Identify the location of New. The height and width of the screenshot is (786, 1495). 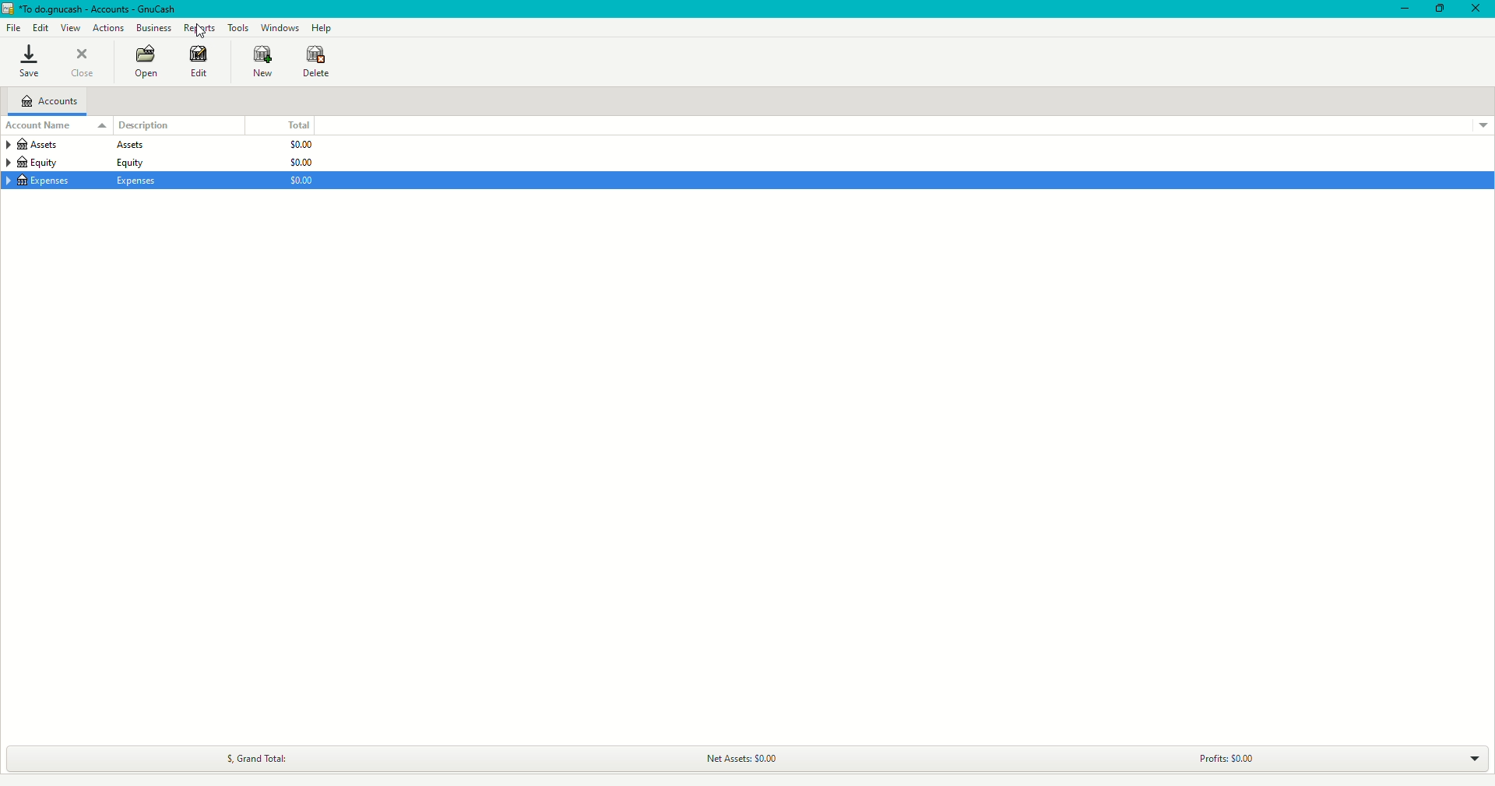
(261, 62).